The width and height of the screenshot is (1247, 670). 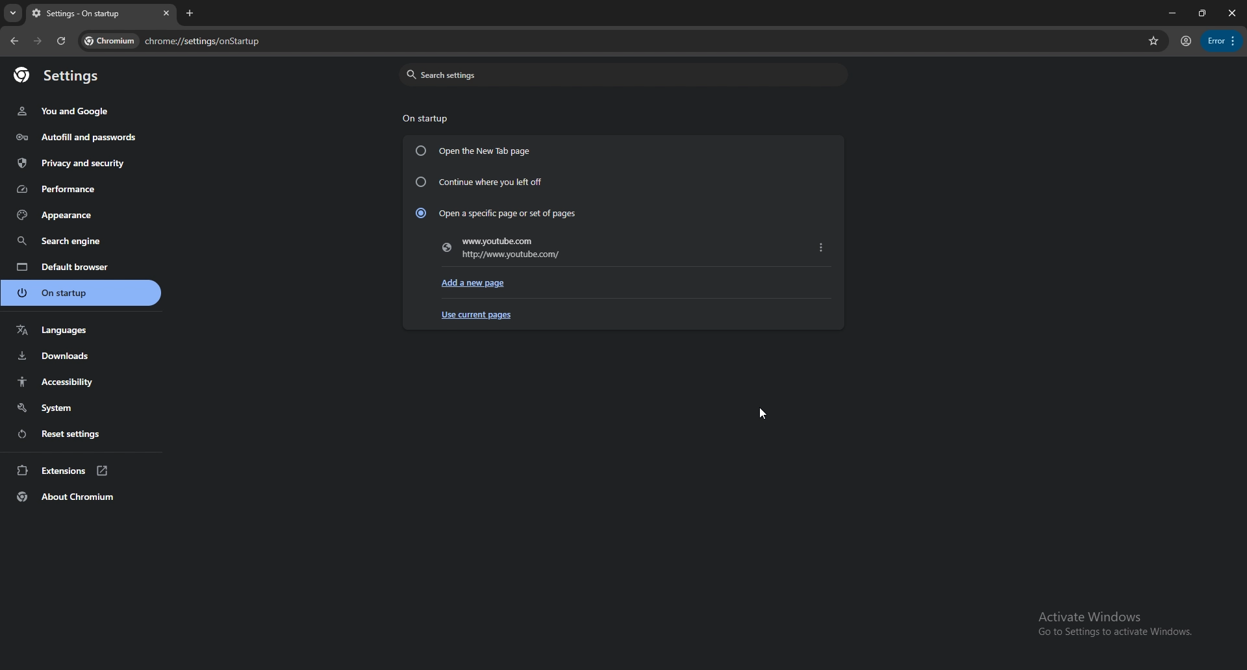 What do you see at coordinates (481, 180) in the screenshot?
I see `continue where you left off` at bounding box center [481, 180].